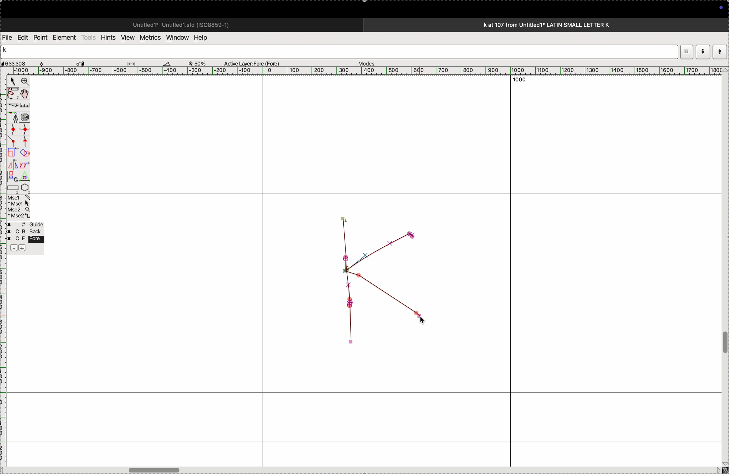 Image resolution: width=729 pixels, height=474 pixels. What do you see at coordinates (357, 71) in the screenshot?
I see `horizontal scale` at bounding box center [357, 71].